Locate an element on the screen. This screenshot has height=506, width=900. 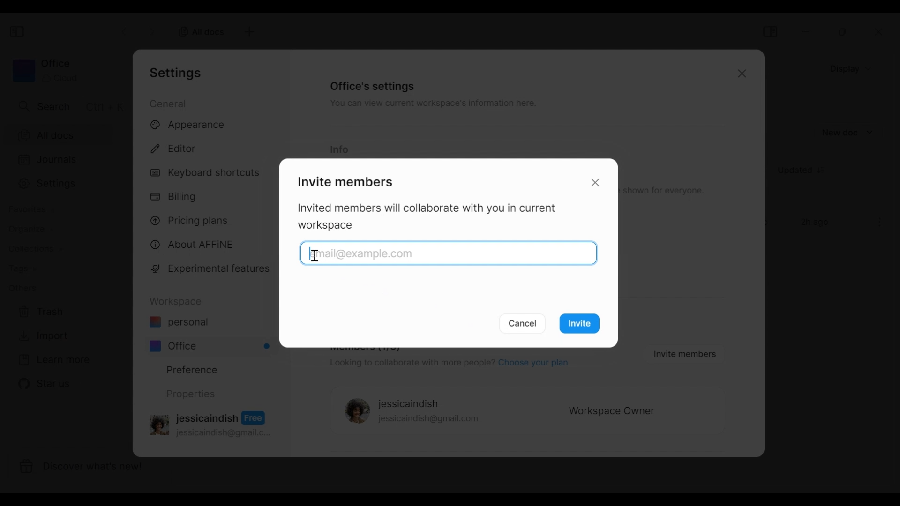
Display is located at coordinates (853, 68).